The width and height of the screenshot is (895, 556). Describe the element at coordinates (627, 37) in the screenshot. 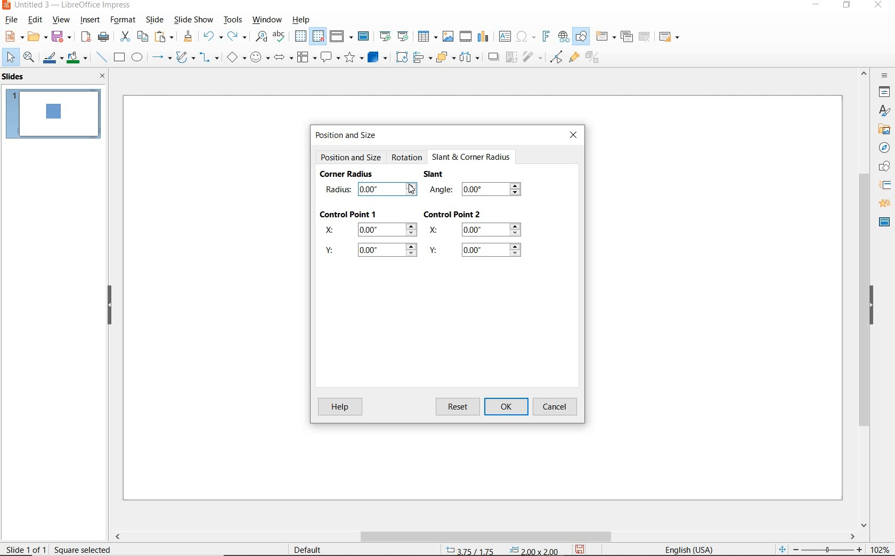

I see `duplicate slide` at that location.